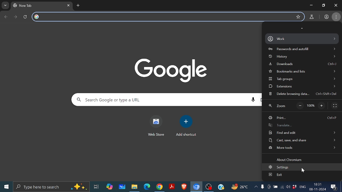 The image size is (342, 192). I want to click on More tools, so click(303, 148).